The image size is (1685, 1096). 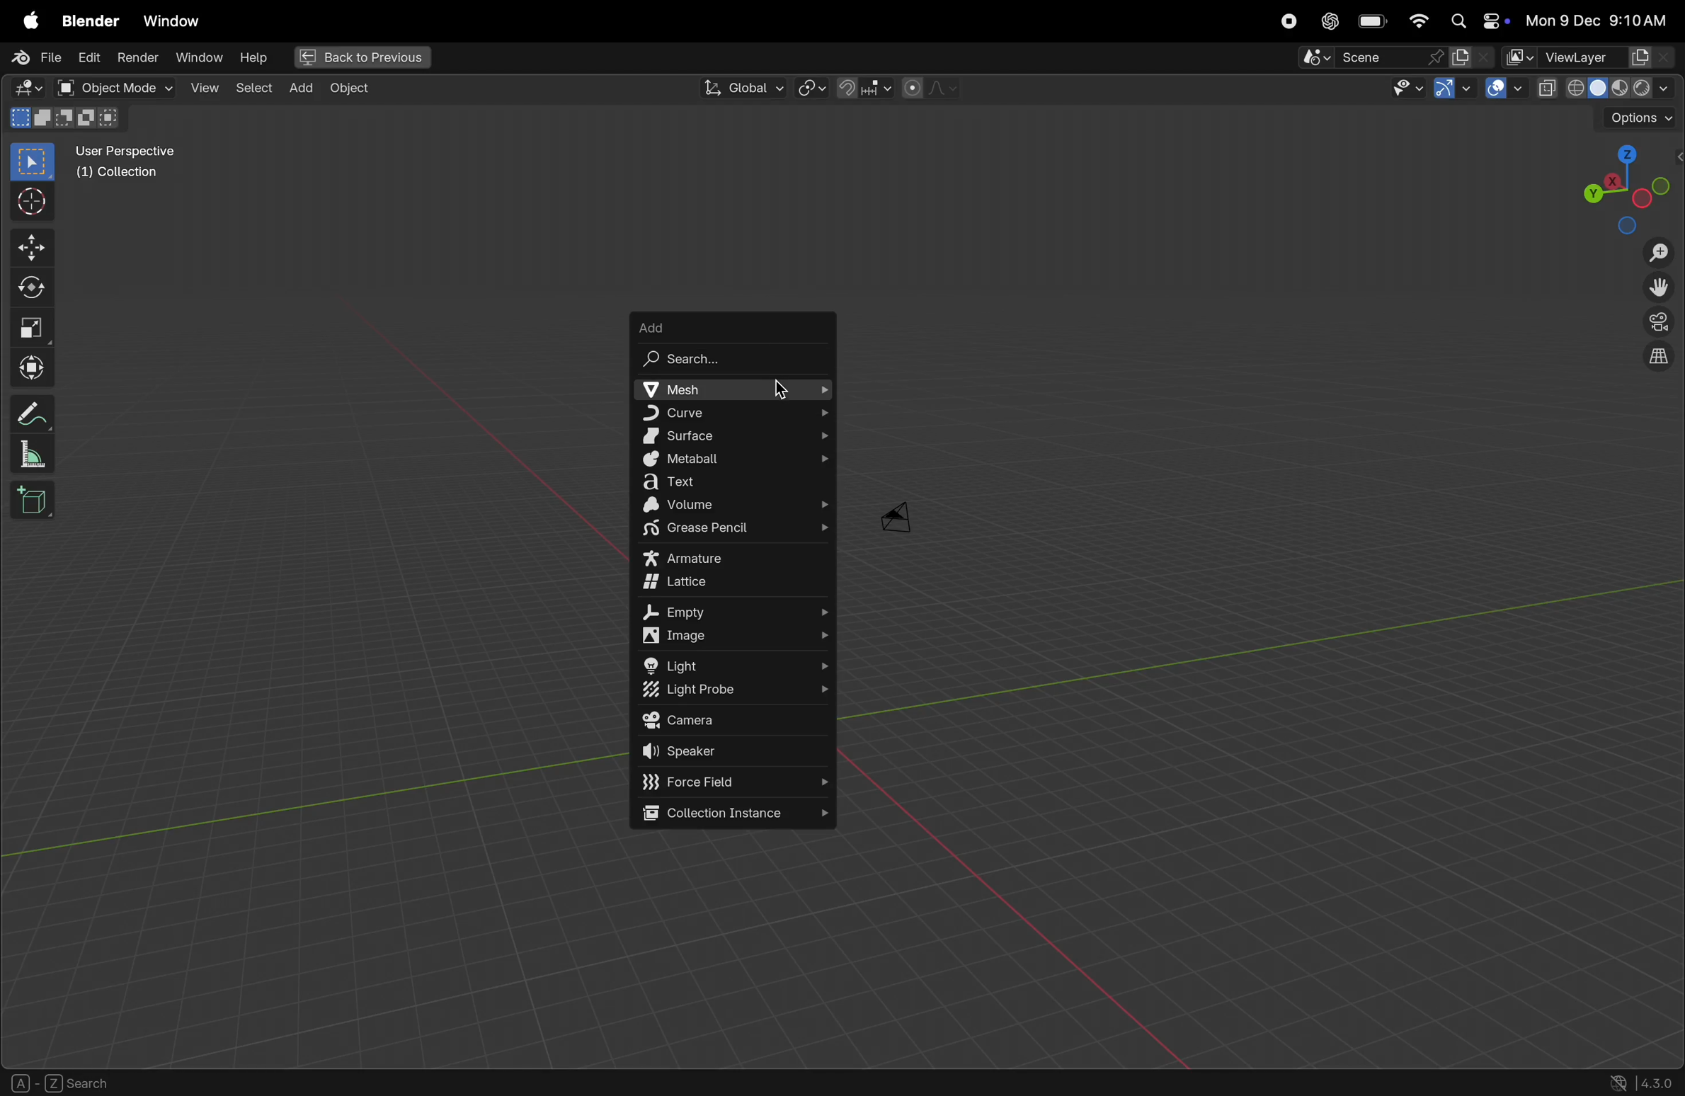 What do you see at coordinates (114, 88) in the screenshot?
I see `object mode` at bounding box center [114, 88].